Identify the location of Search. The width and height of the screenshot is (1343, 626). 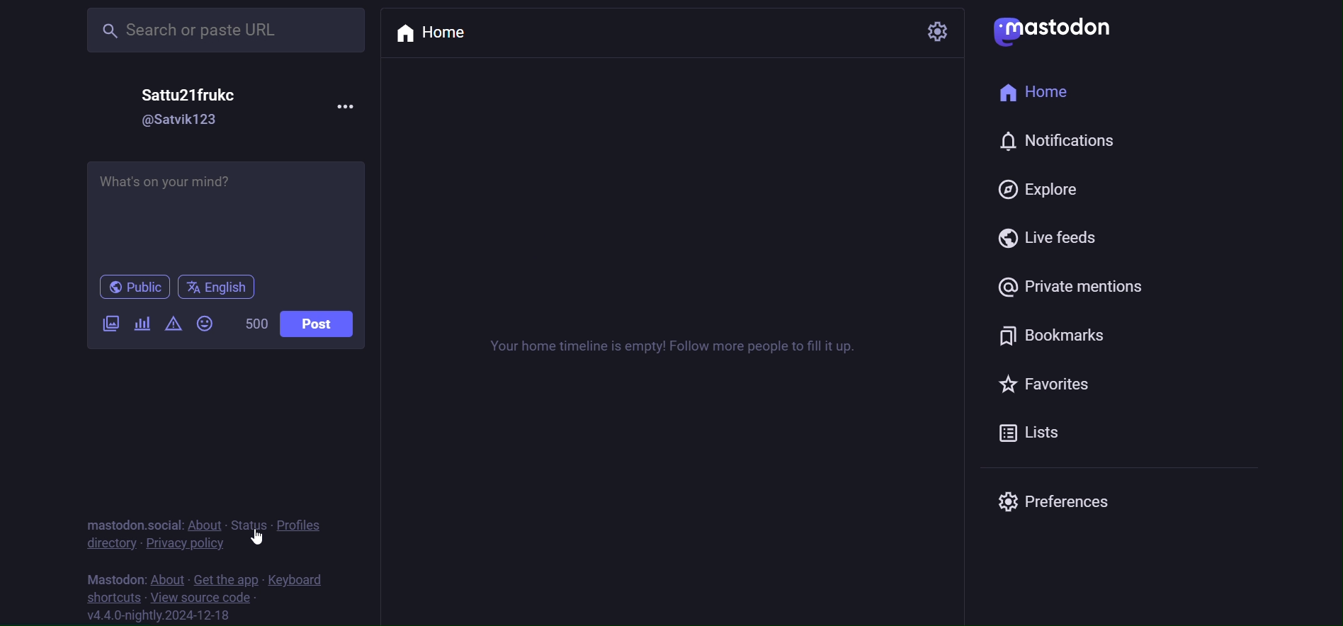
(225, 30).